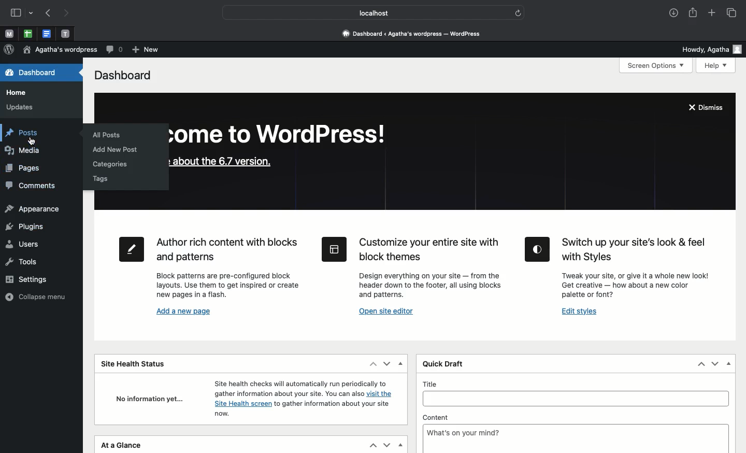 This screenshot has width=746, height=453. I want to click on spread sheet, so click(28, 34).